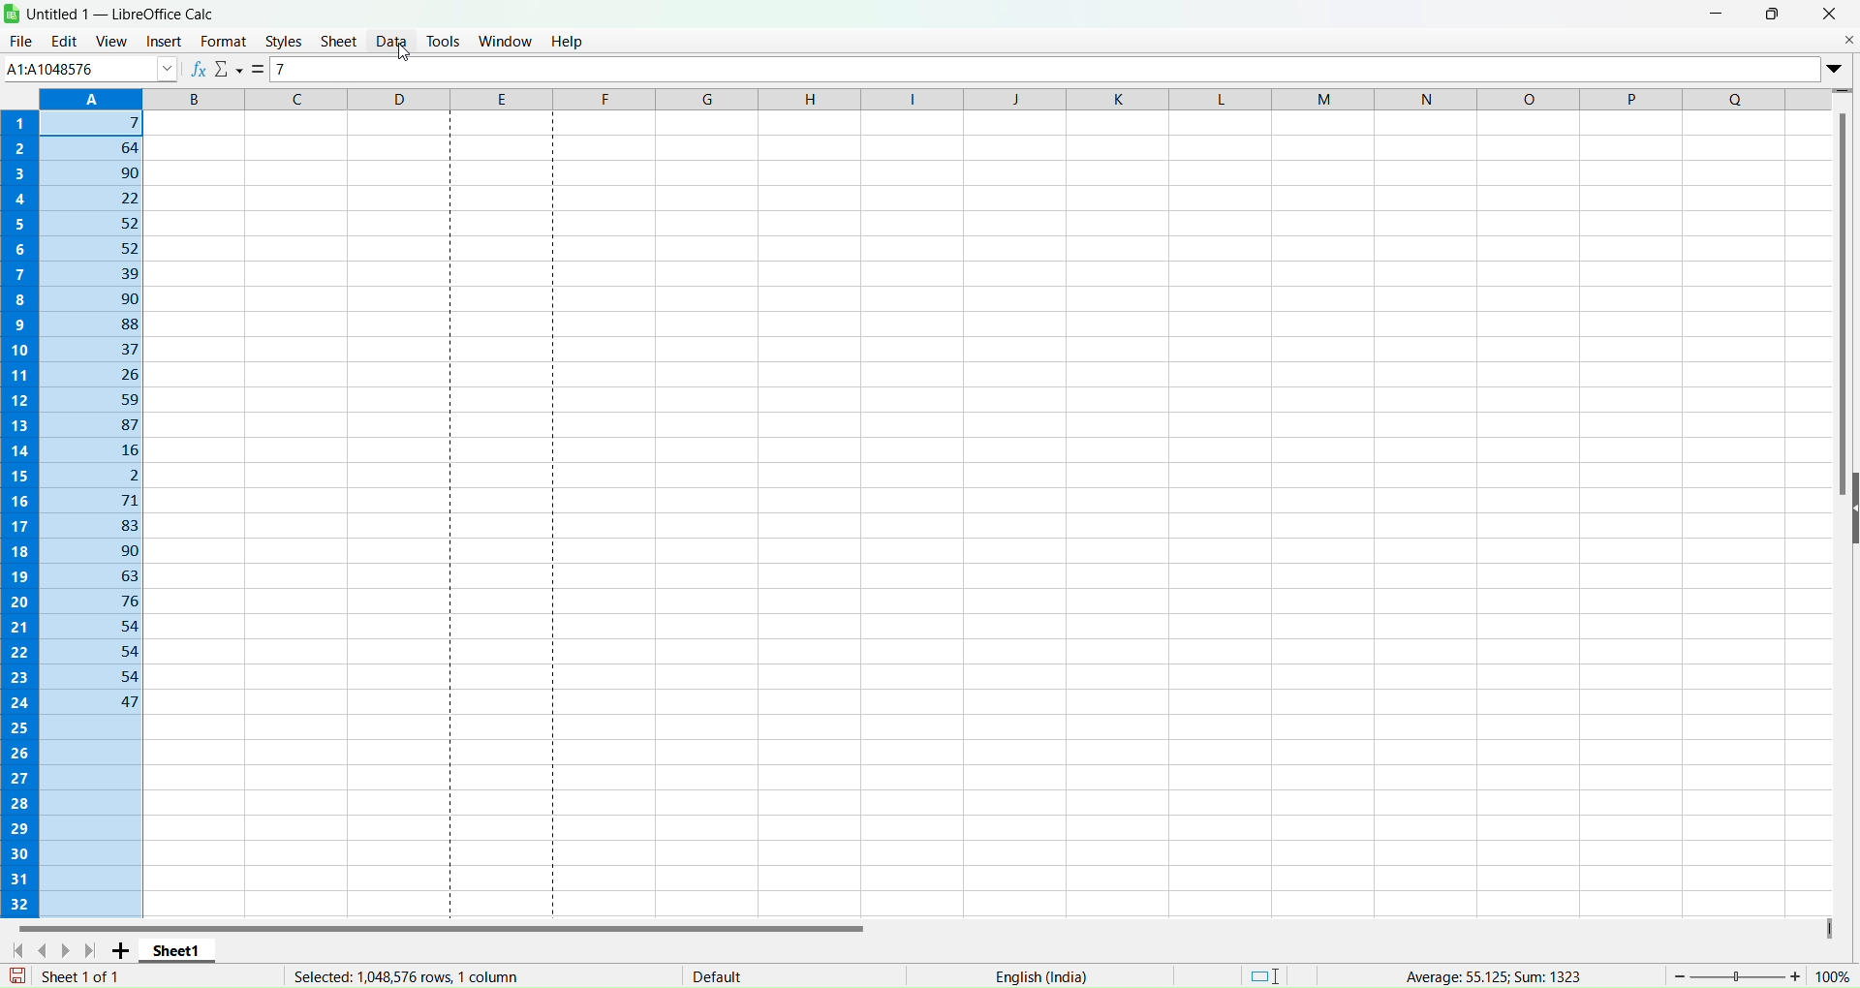 The height and width of the screenshot is (988, 1860). Describe the element at coordinates (231, 71) in the screenshot. I see `Select Function` at that location.